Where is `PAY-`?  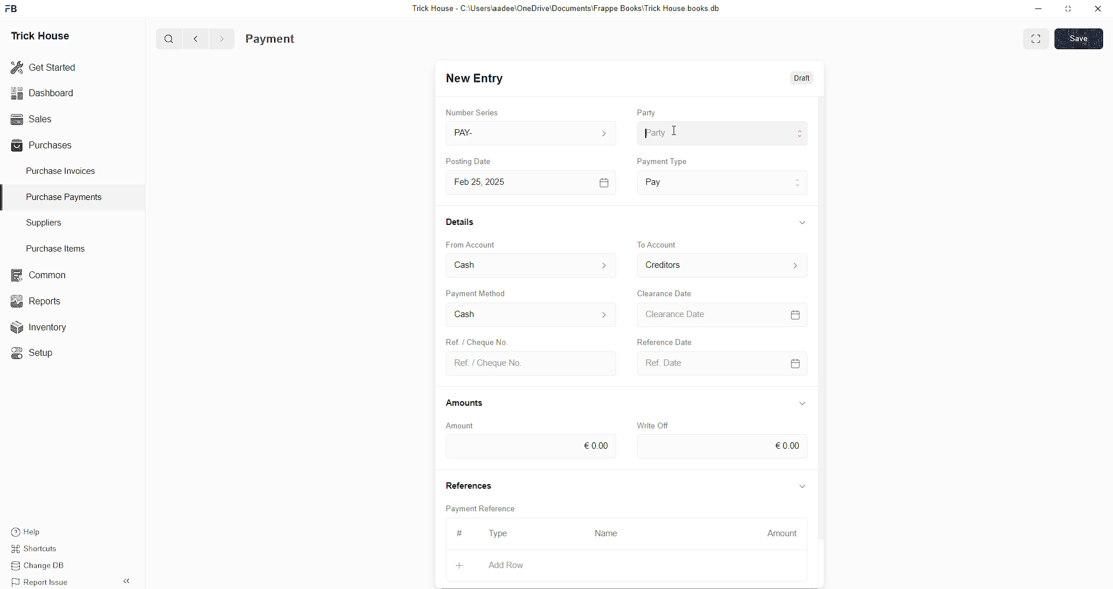
PAY- is located at coordinates (467, 132).